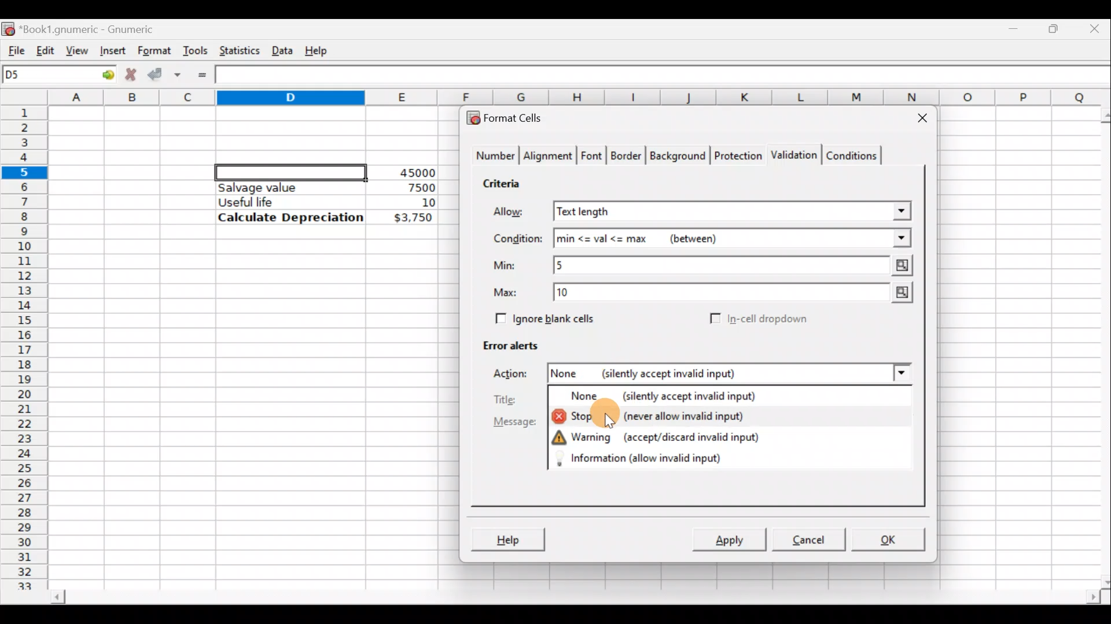 This screenshot has height=624, width=1111. Describe the element at coordinates (807, 538) in the screenshot. I see `Cancel` at that location.